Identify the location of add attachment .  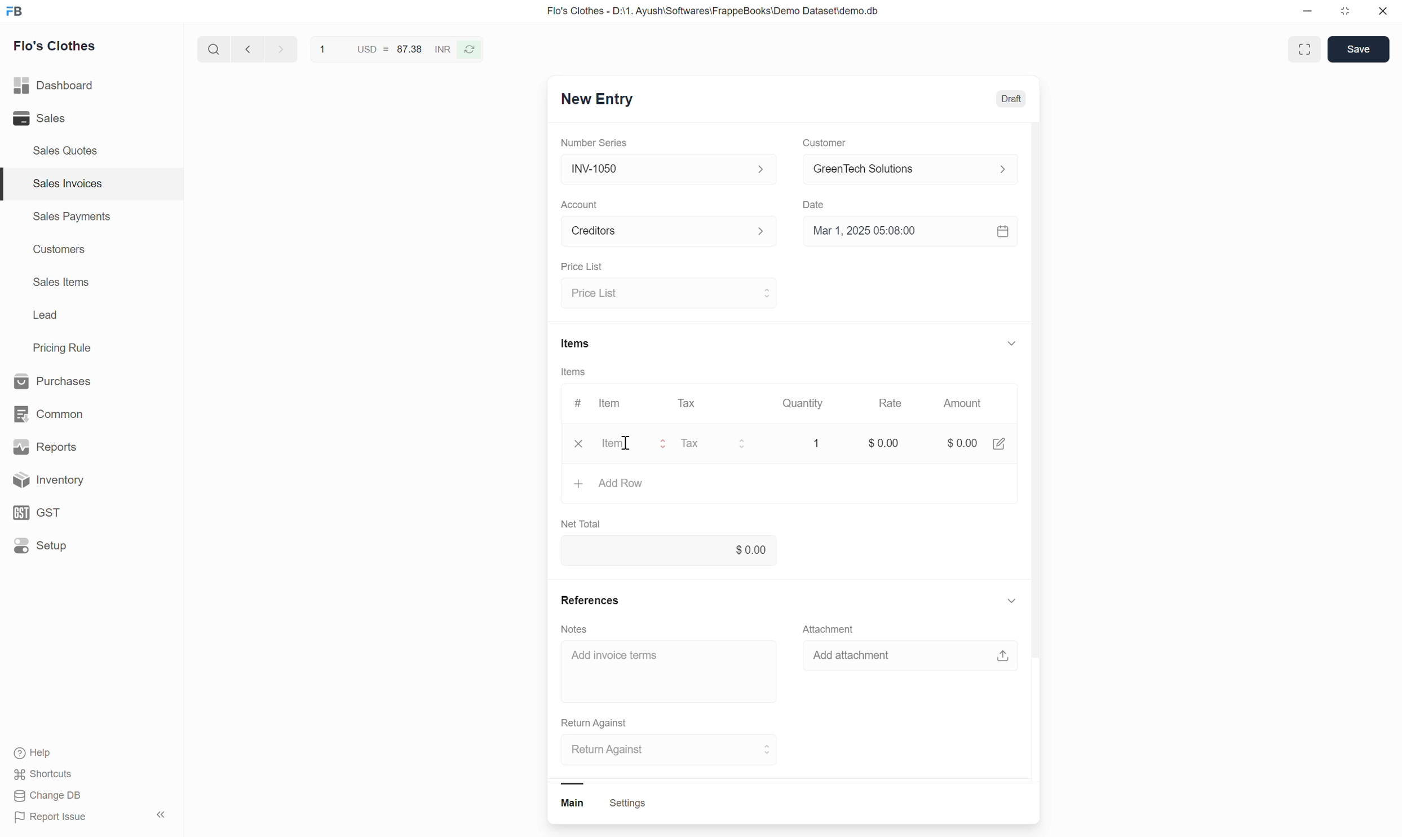
(915, 658).